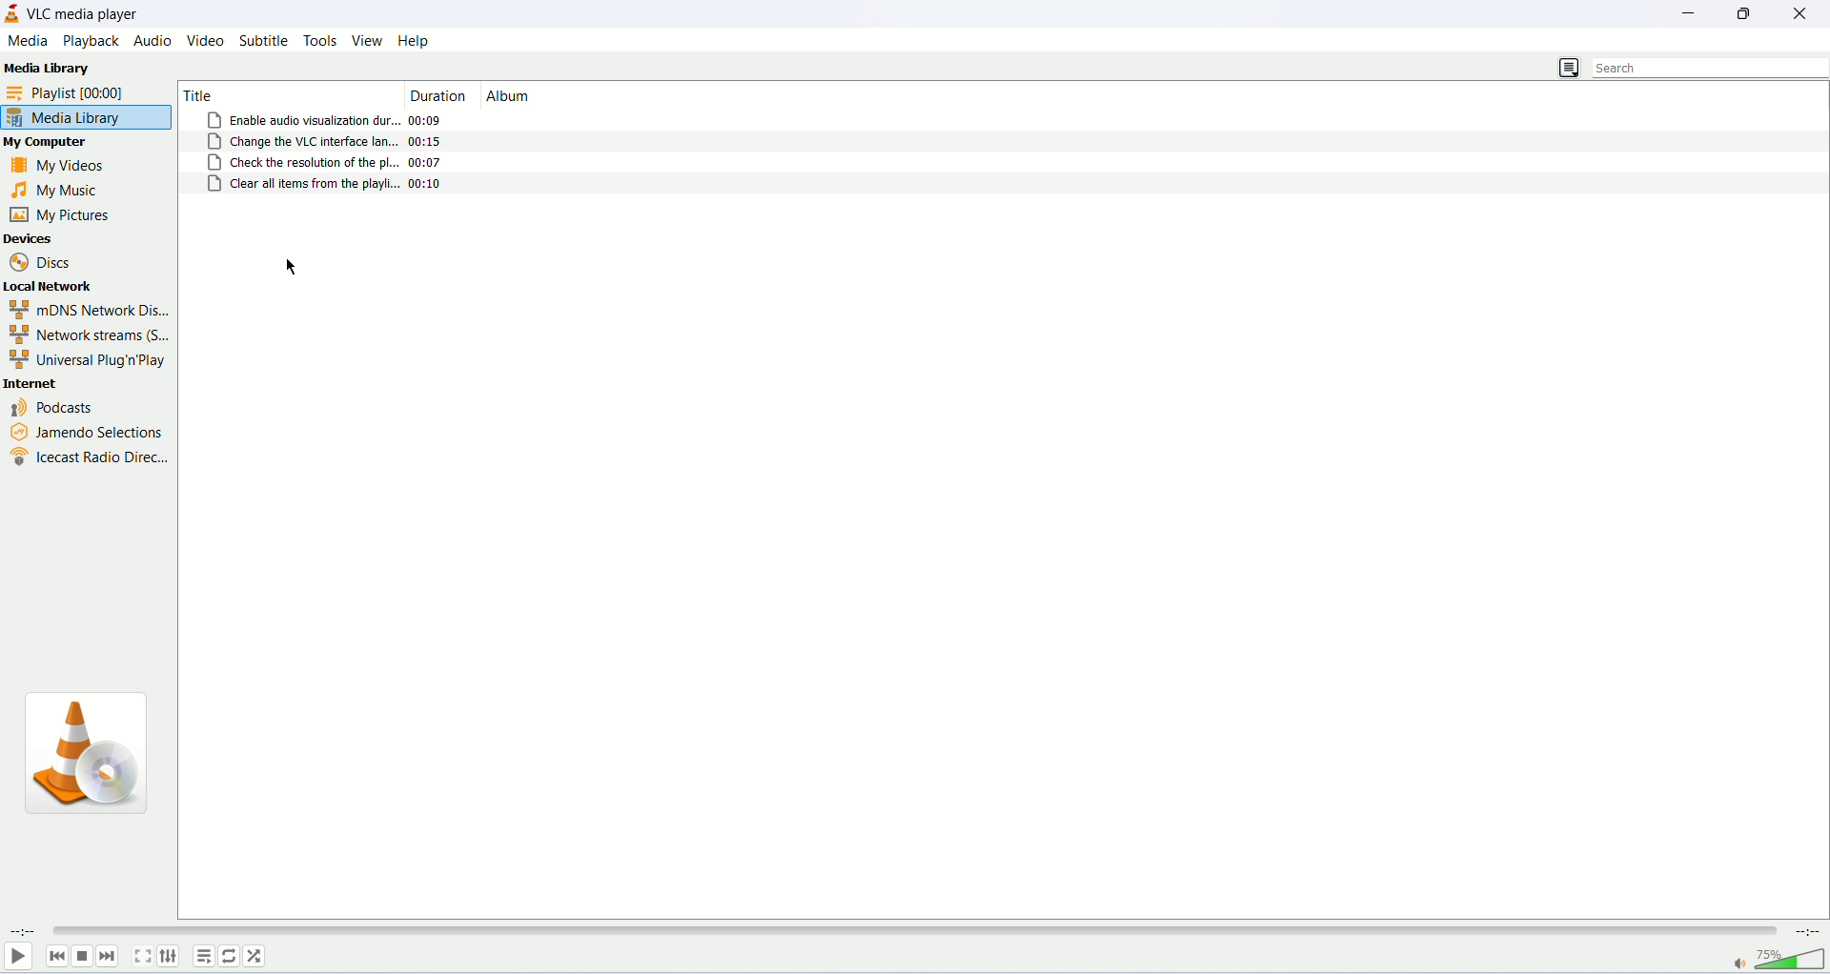 Image resolution: width=1830 pixels, height=974 pixels. I want to click on local network, so click(50, 285).